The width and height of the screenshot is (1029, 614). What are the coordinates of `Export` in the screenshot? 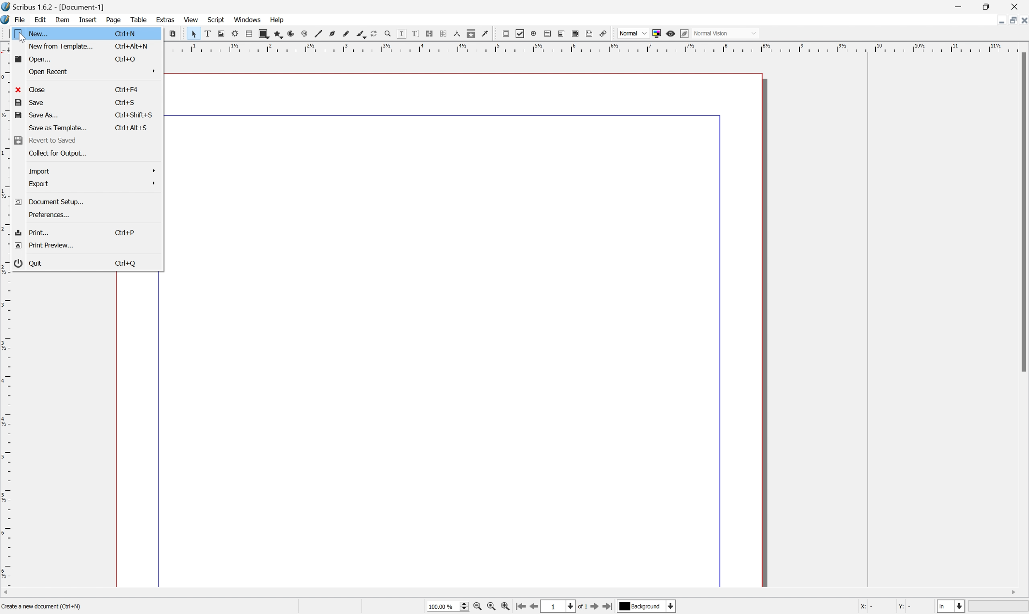 It's located at (91, 184).